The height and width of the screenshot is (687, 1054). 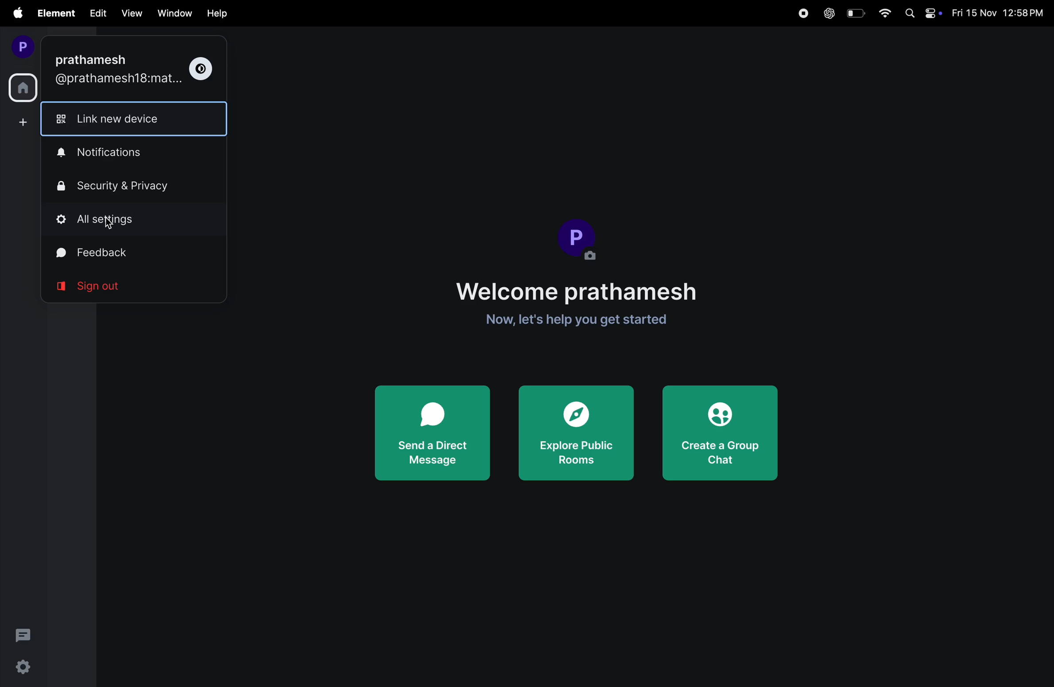 I want to click on apple menu, so click(x=17, y=13).